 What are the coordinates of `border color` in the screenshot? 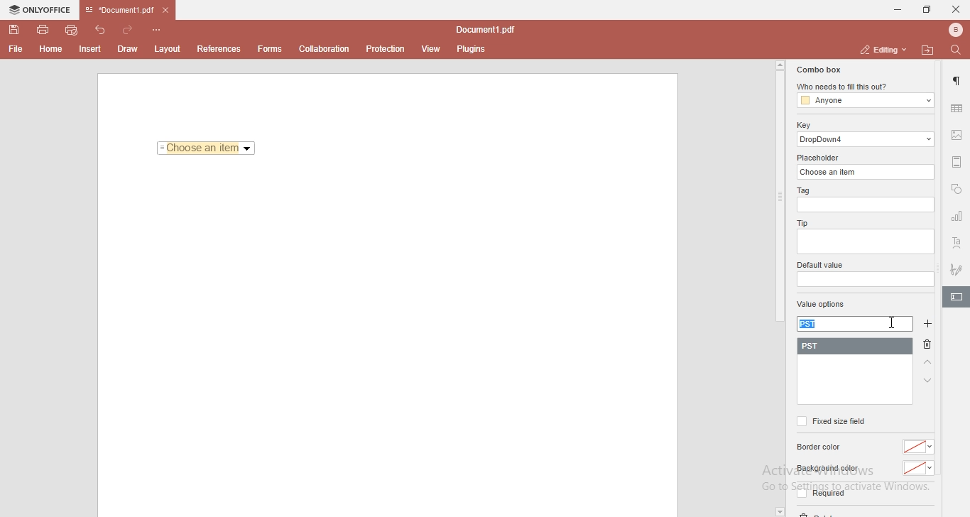 It's located at (821, 447).